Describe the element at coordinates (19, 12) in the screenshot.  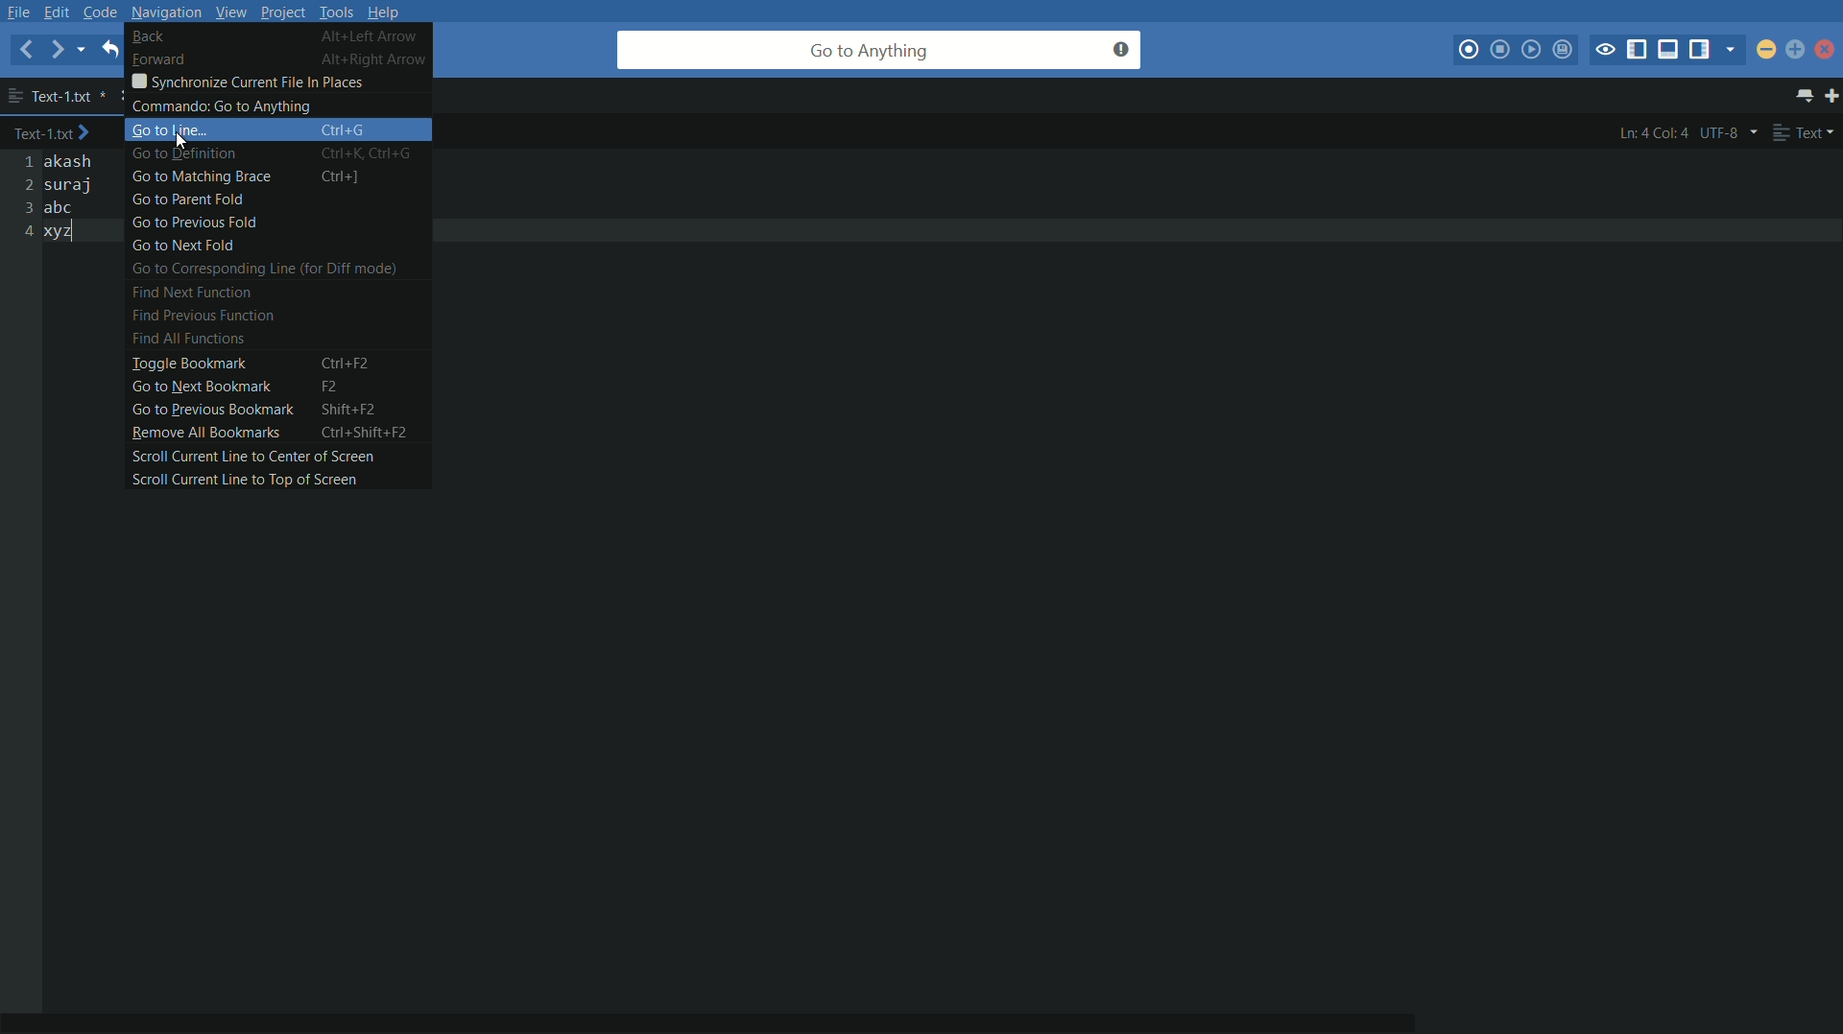
I see `file` at that location.